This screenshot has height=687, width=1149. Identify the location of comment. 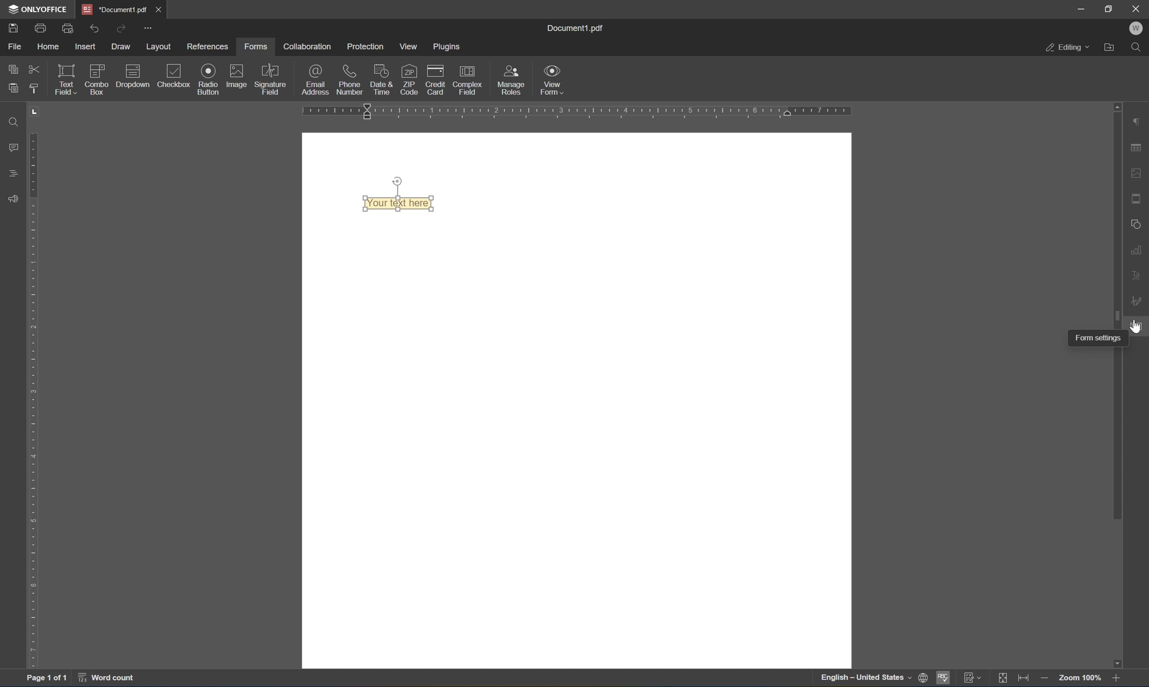
(11, 147).